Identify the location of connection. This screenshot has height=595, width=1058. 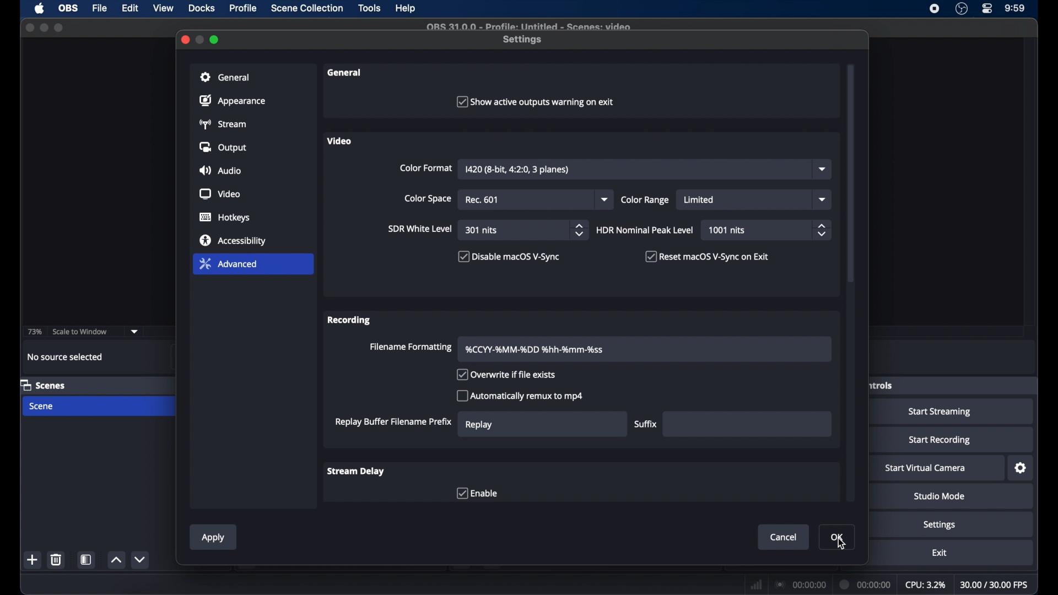
(801, 583).